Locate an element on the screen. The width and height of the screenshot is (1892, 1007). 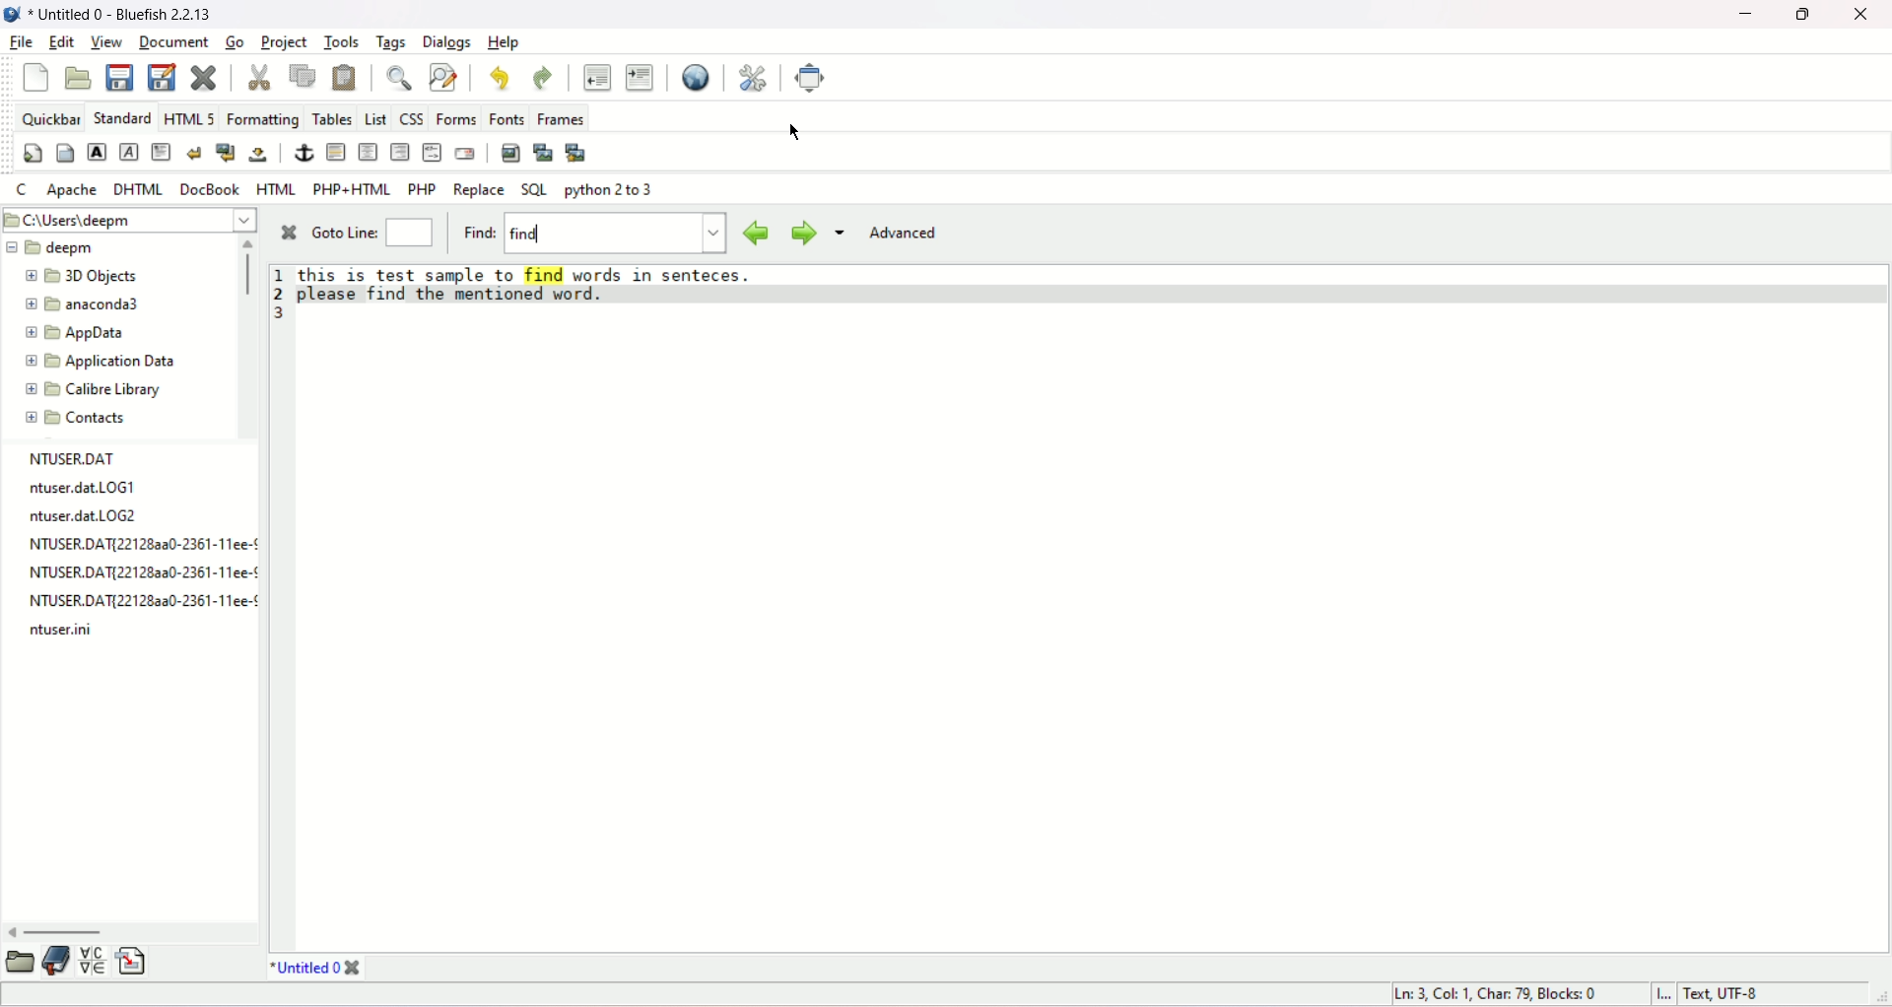
insert file is located at coordinates (131, 966).